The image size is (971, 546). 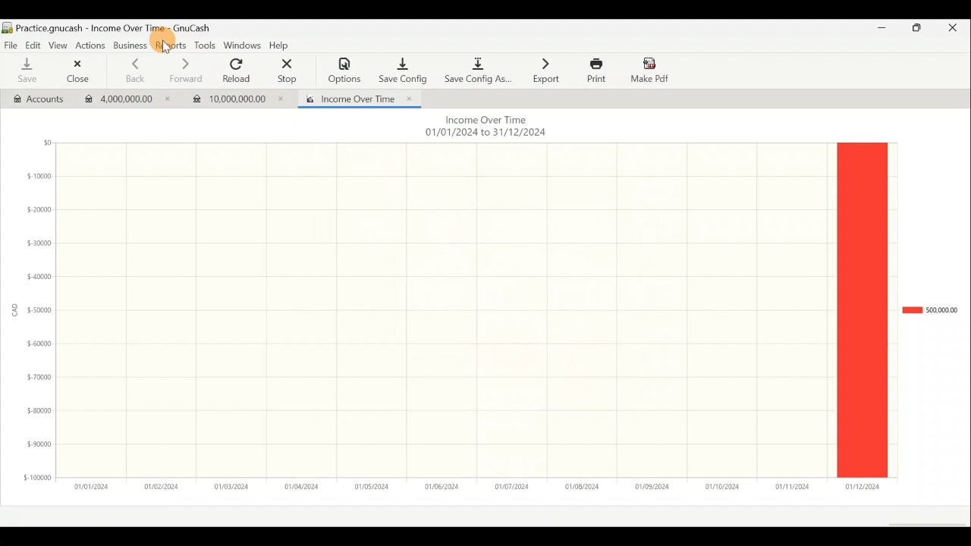 What do you see at coordinates (929, 310) in the screenshot?
I see `Chart legend` at bounding box center [929, 310].